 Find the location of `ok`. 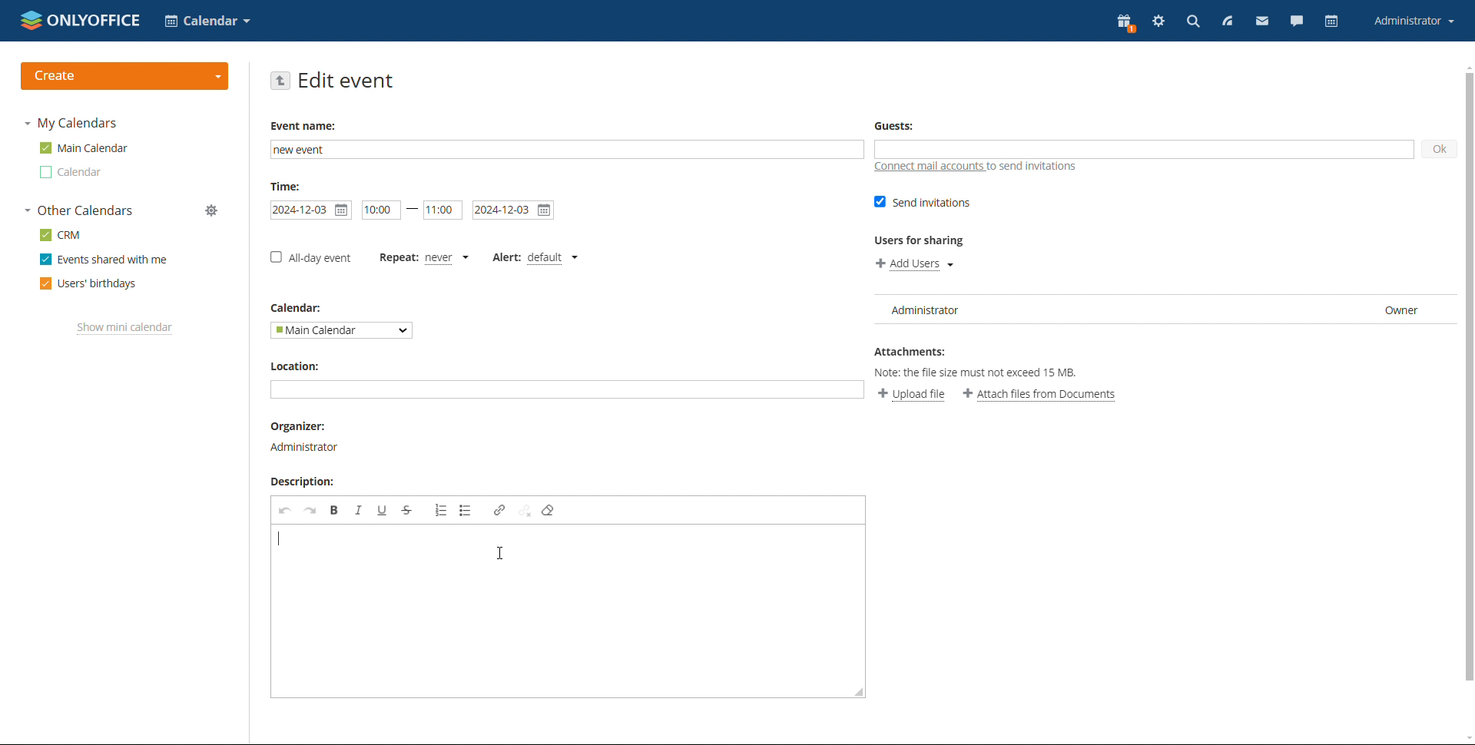

ok is located at coordinates (1437, 150).